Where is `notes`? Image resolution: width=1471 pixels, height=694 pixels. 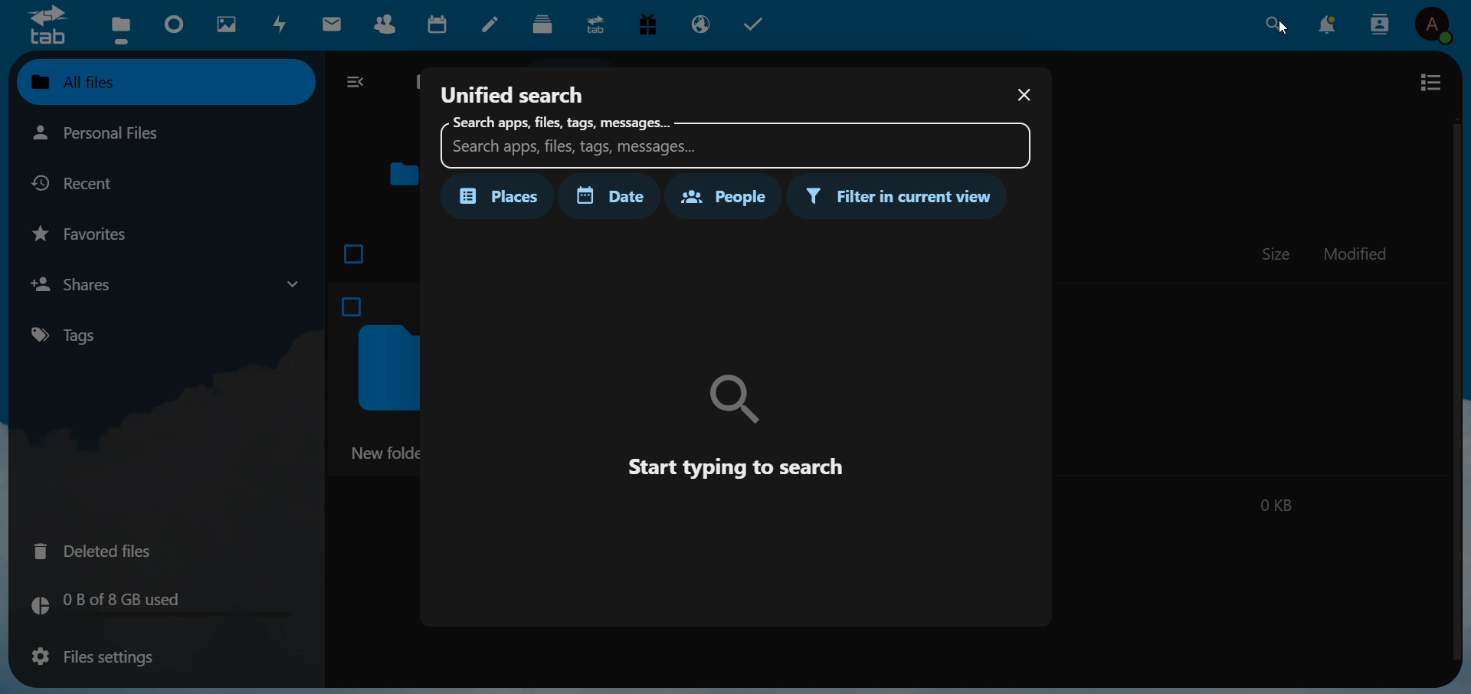 notes is located at coordinates (493, 25).